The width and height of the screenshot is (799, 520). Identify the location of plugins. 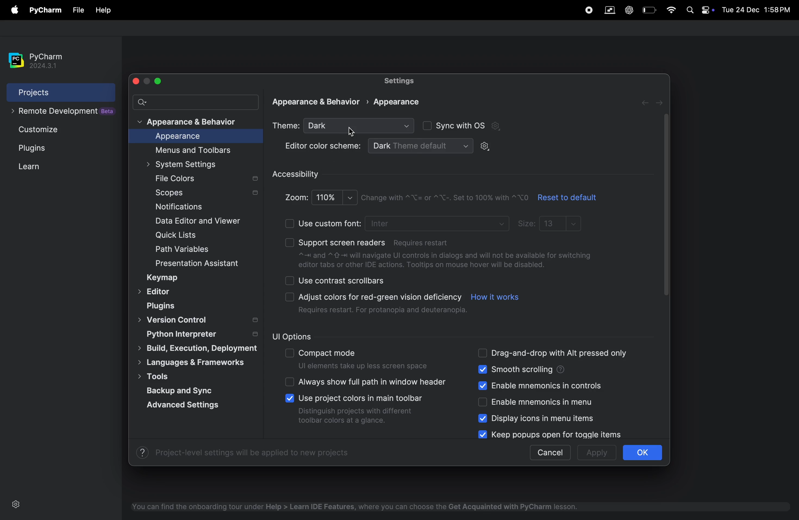
(161, 305).